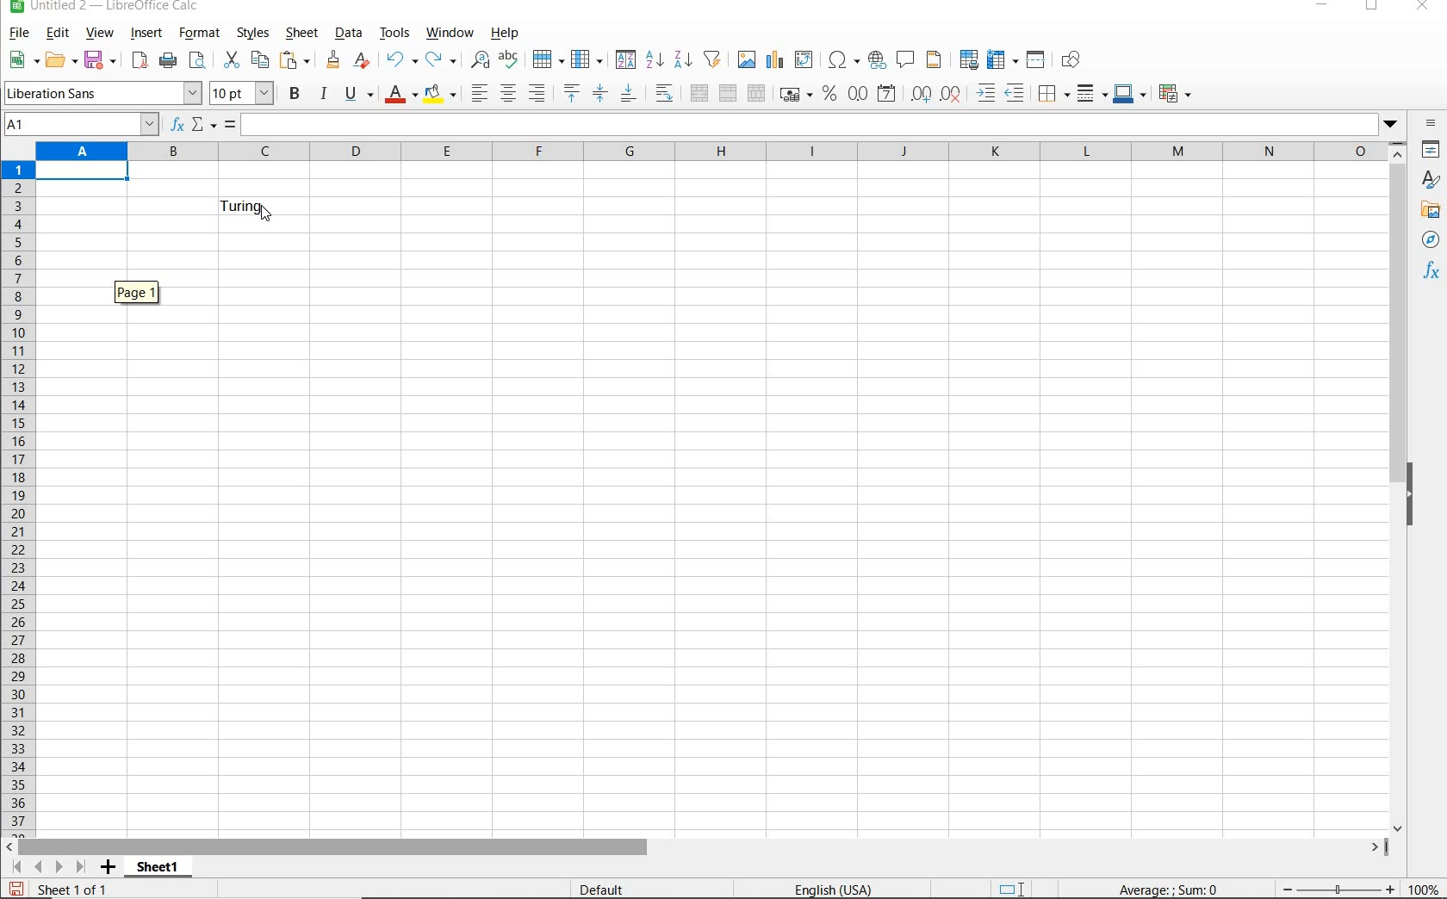 Image resolution: width=1447 pixels, height=899 pixels. I want to click on OPEN, so click(59, 59).